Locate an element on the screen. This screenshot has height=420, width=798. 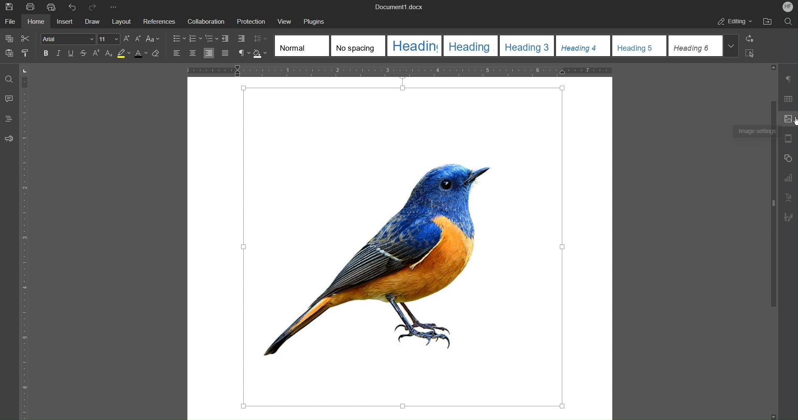
Cut is located at coordinates (26, 39).